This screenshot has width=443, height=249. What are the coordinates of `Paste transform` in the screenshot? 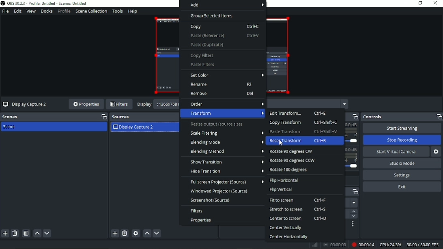 It's located at (304, 131).